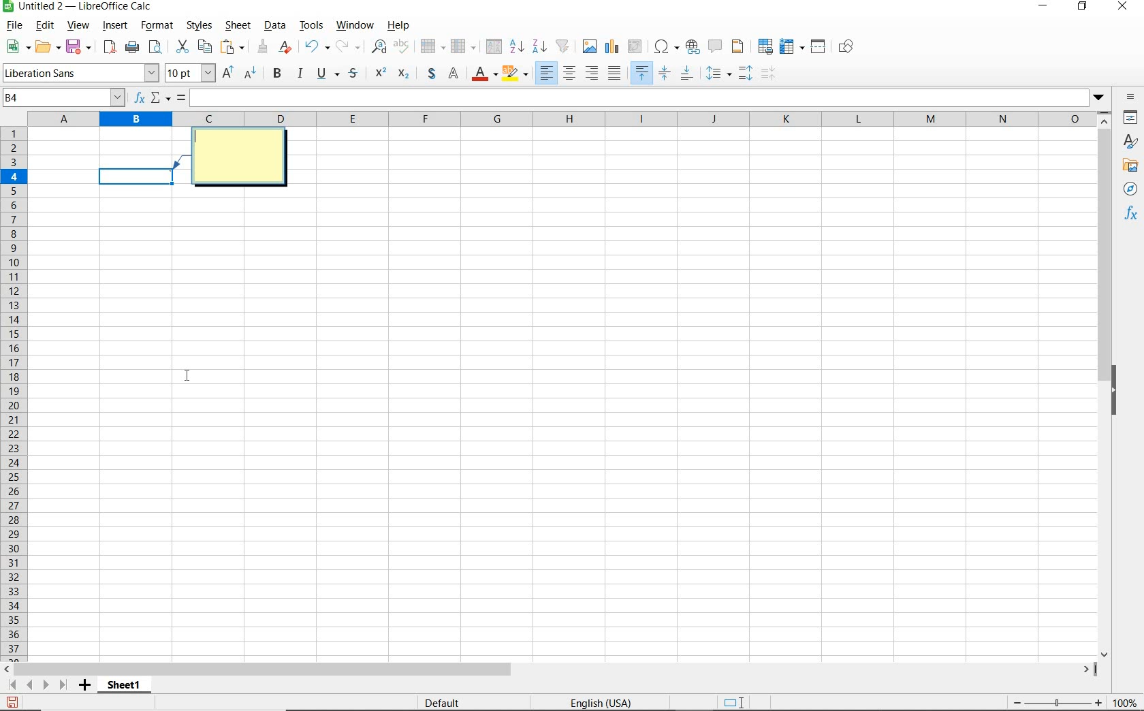 This screenshot has width=1144, height=711. What do you see at coordinates (731, 702) in the screenshot?
I see `standard selection` at bounding box center [731, 702].